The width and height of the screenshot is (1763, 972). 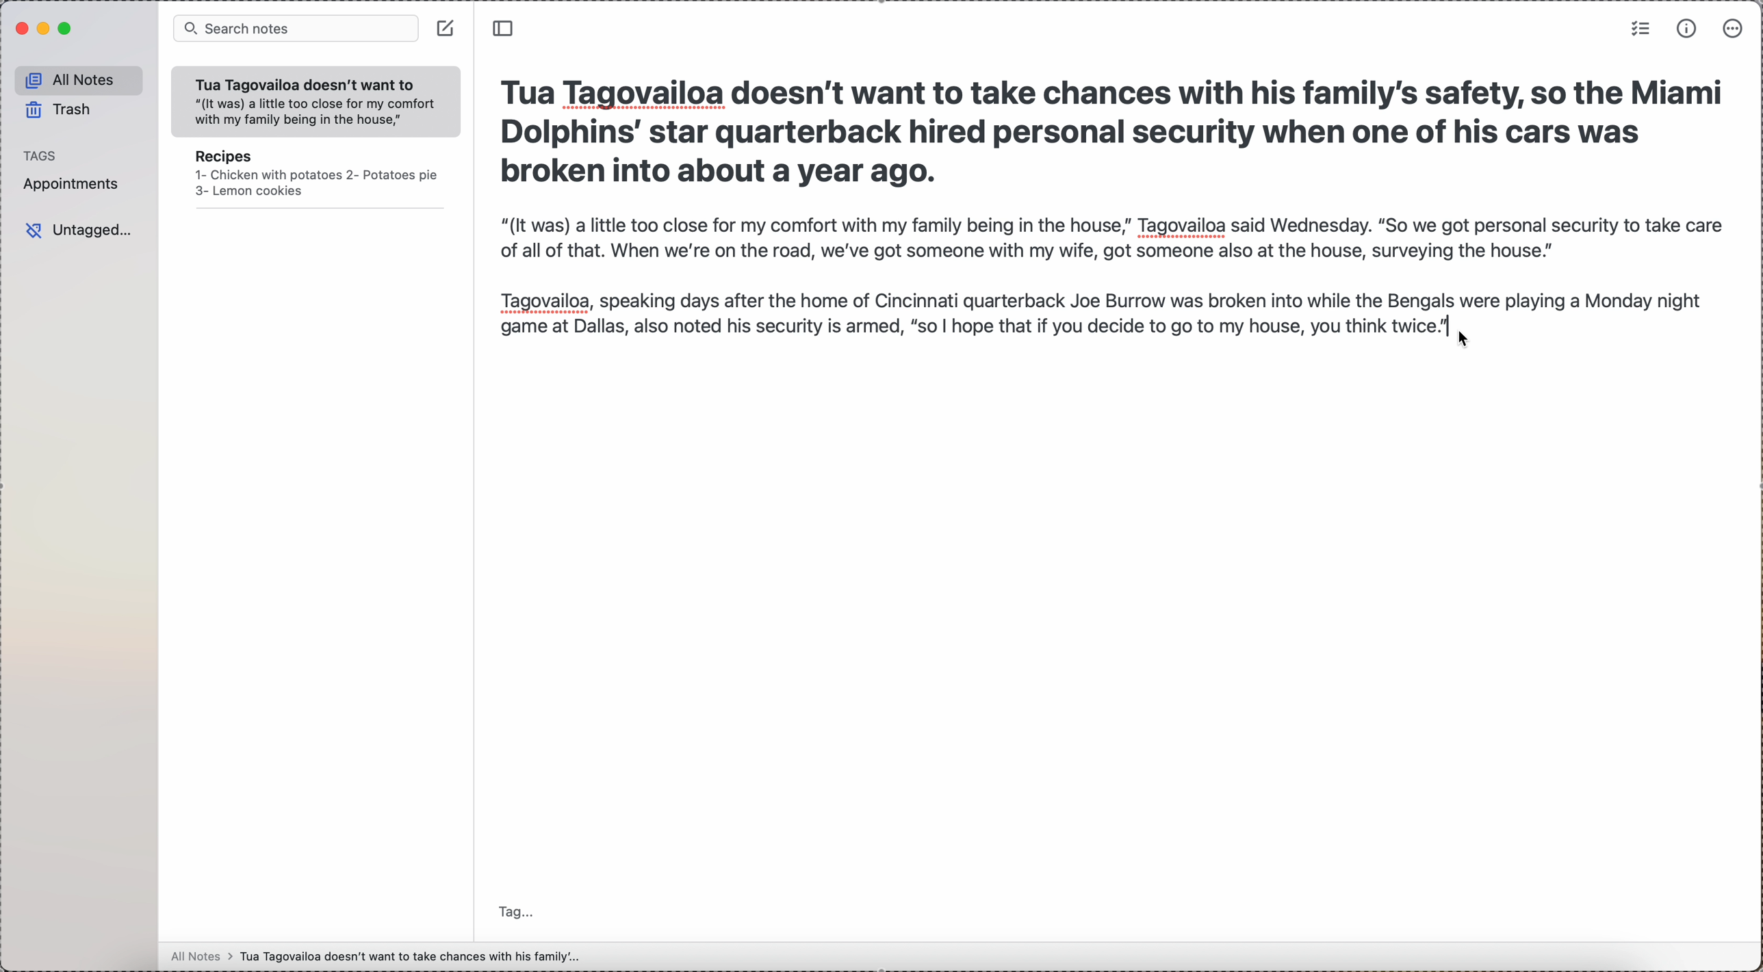 I want to click on cursor , so click(x=1471, y=338).